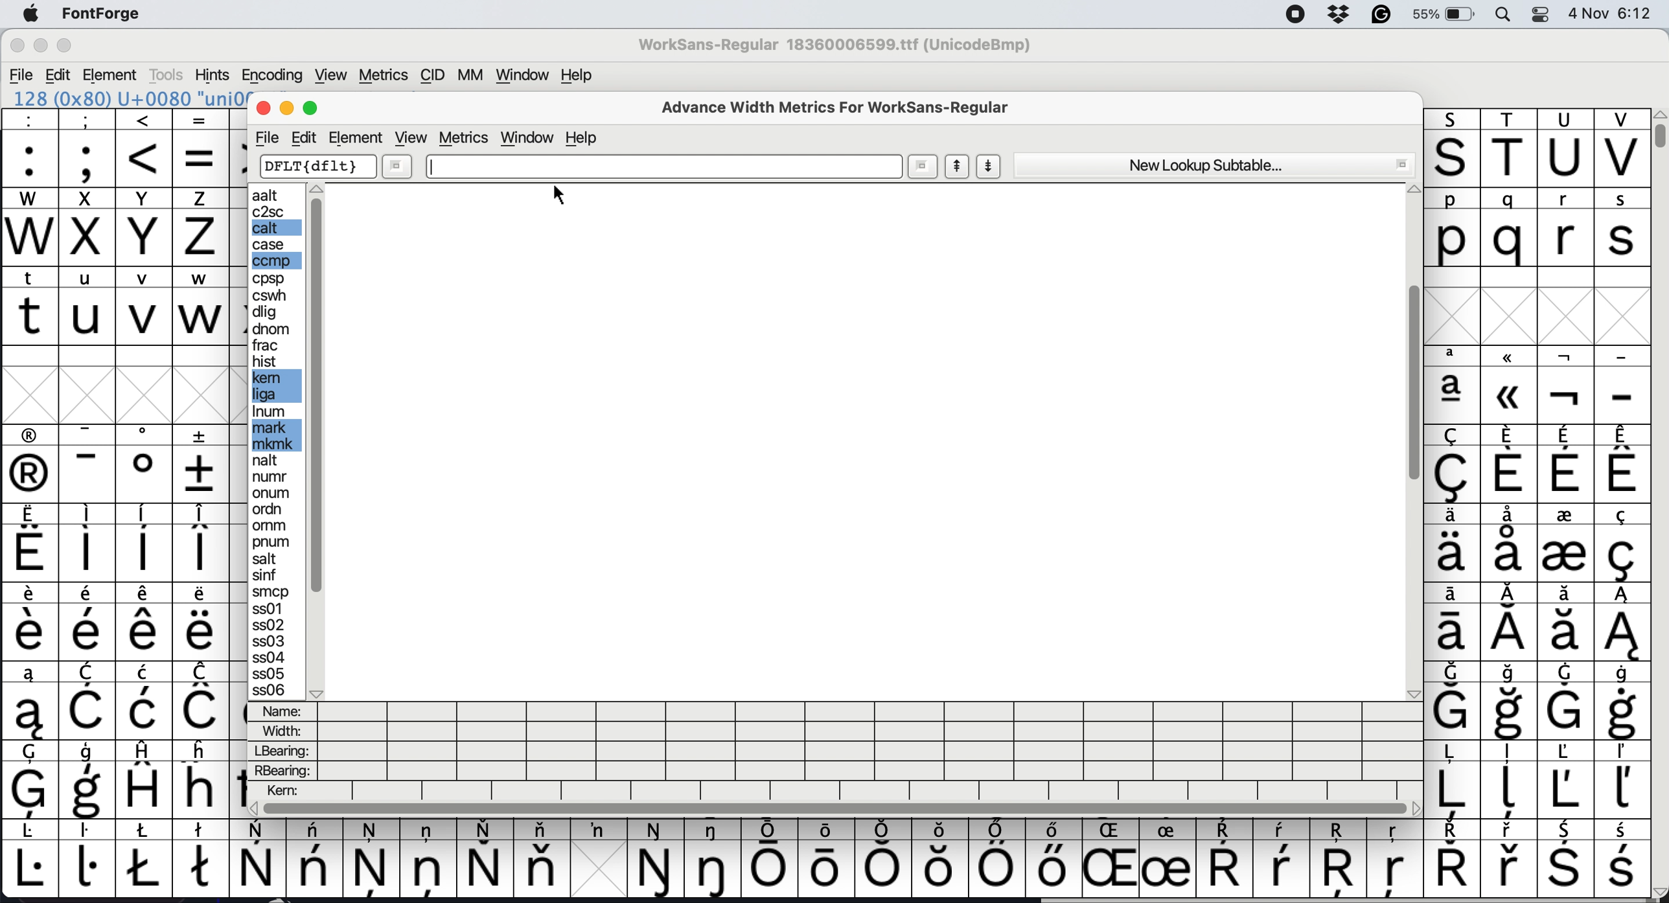 Image resolution: width=1669 pixels, height=903 pixels. What do you see at coordinates (279, 791) in the screenshot?
I see `kern` at bounding box center [279, 791].